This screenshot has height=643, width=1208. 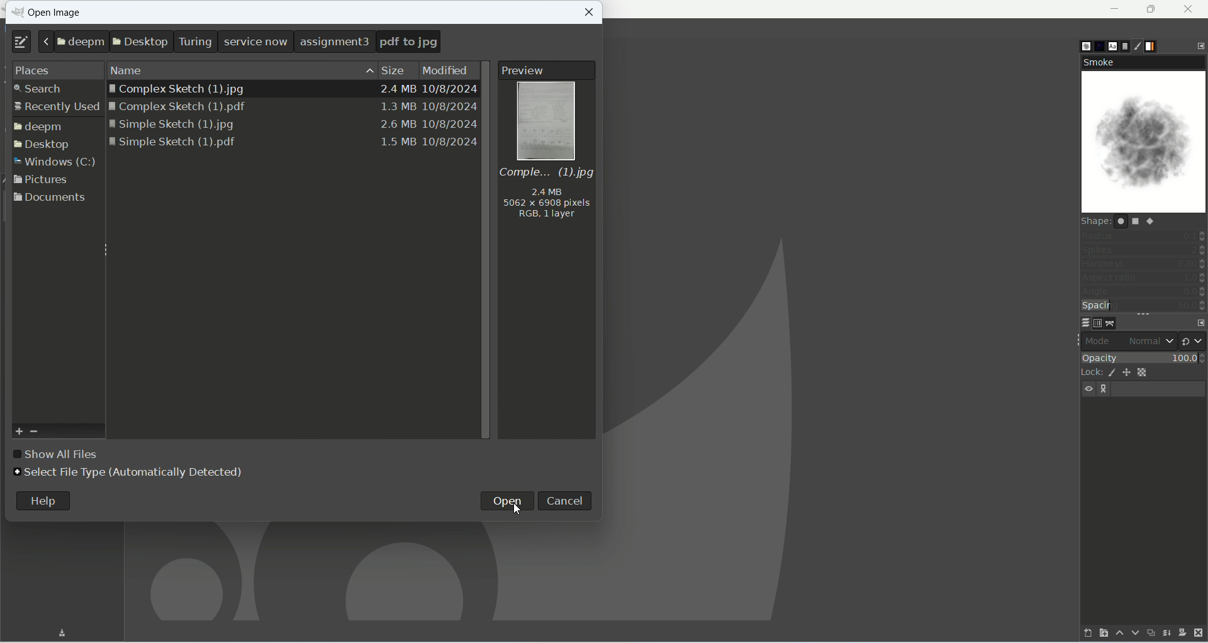 What do you see at coordinates (1143, 264) in the screenshot?
I see `hardness` at bounding box center [1143, 264].